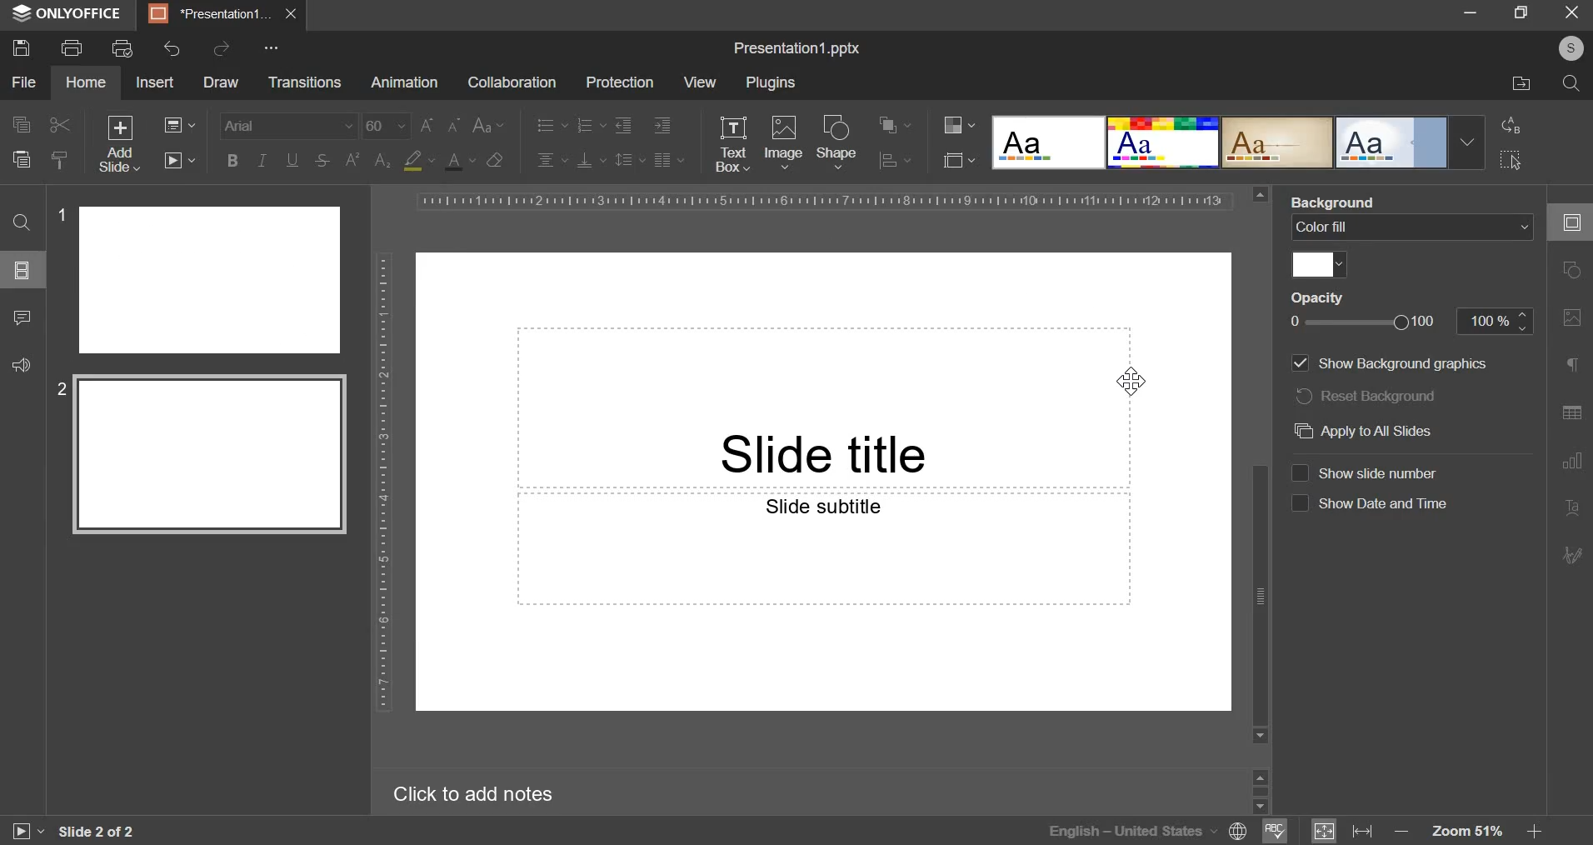  Describe the element at coordinates (631, 158) in the screenshot. I see `line spacing` at that location.